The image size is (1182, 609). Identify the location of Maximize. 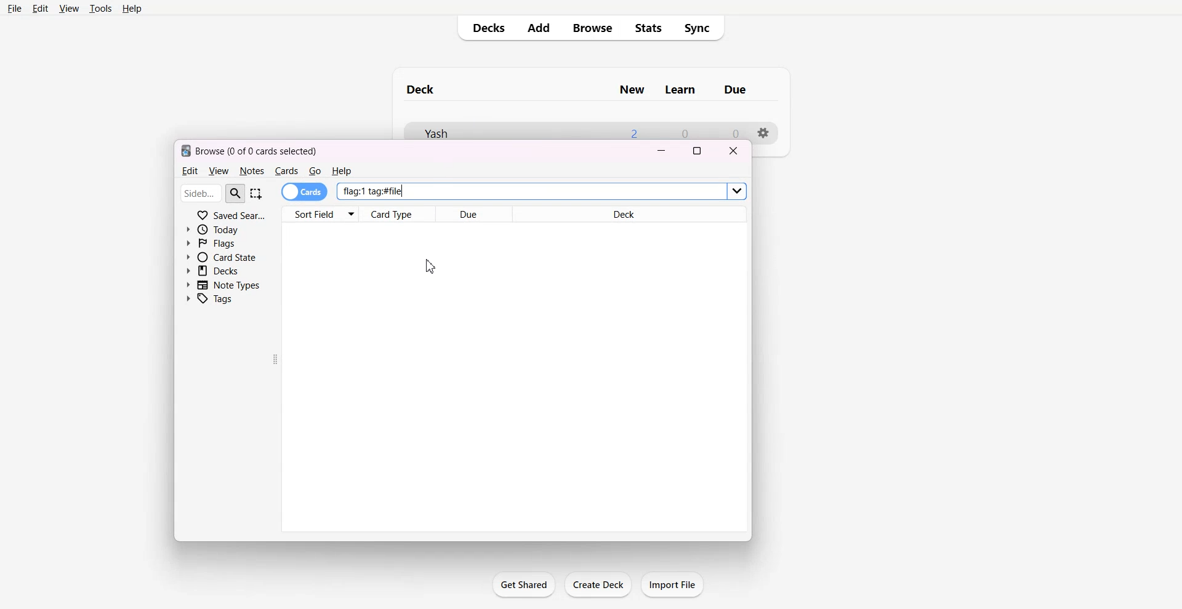
(697, 149).